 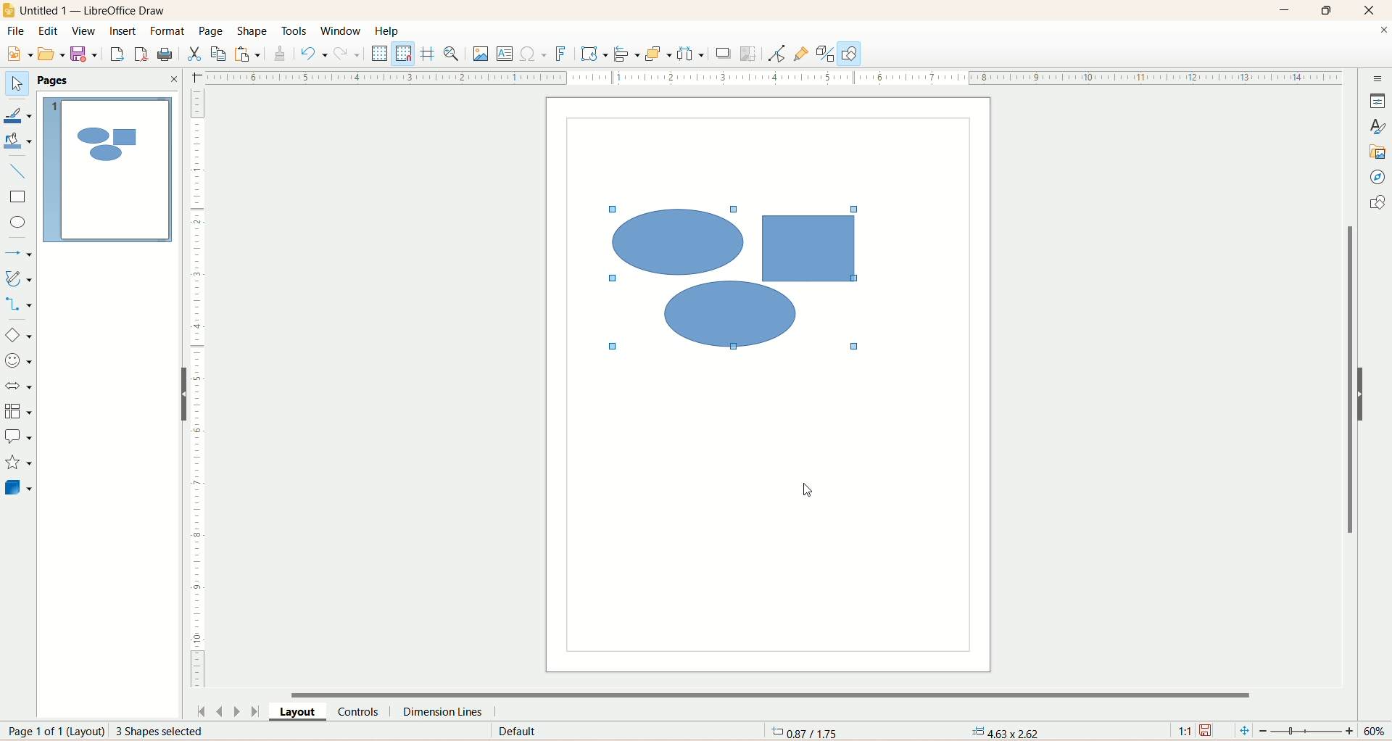 I want to click on export directly as PDF, so click(x=141, y=54).